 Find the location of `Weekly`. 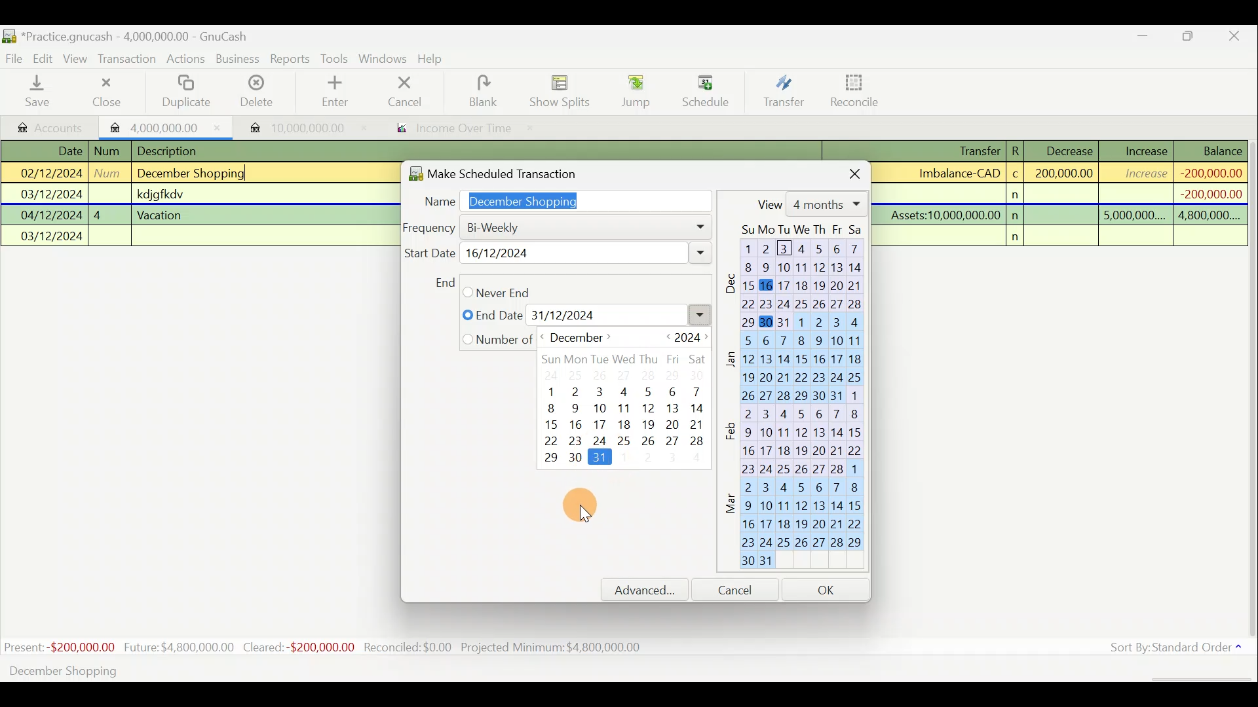

Weekly is located at coordinates (504, 253).